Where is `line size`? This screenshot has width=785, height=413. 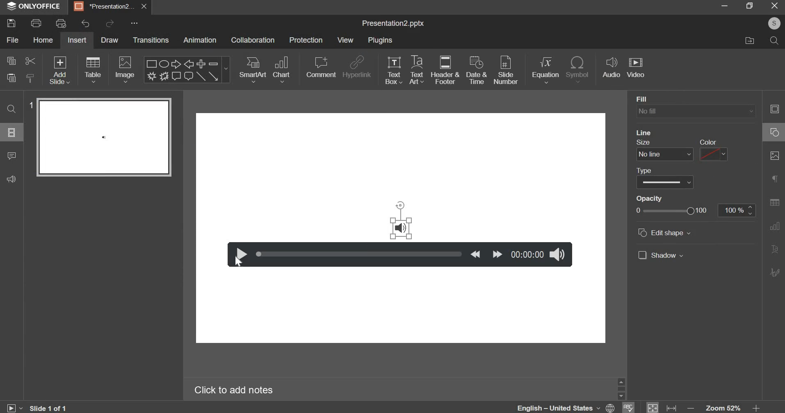
line size is located at coordinates (665, 154).